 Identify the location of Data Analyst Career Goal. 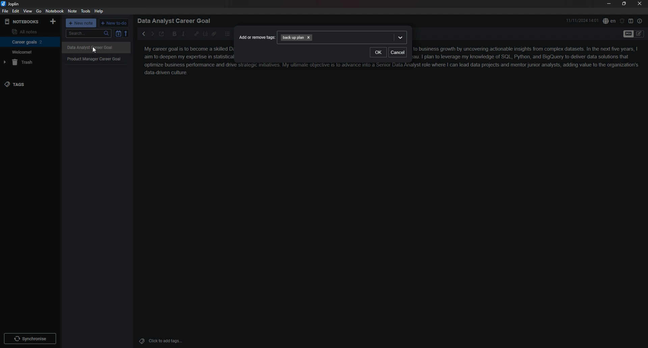
(96, 48).